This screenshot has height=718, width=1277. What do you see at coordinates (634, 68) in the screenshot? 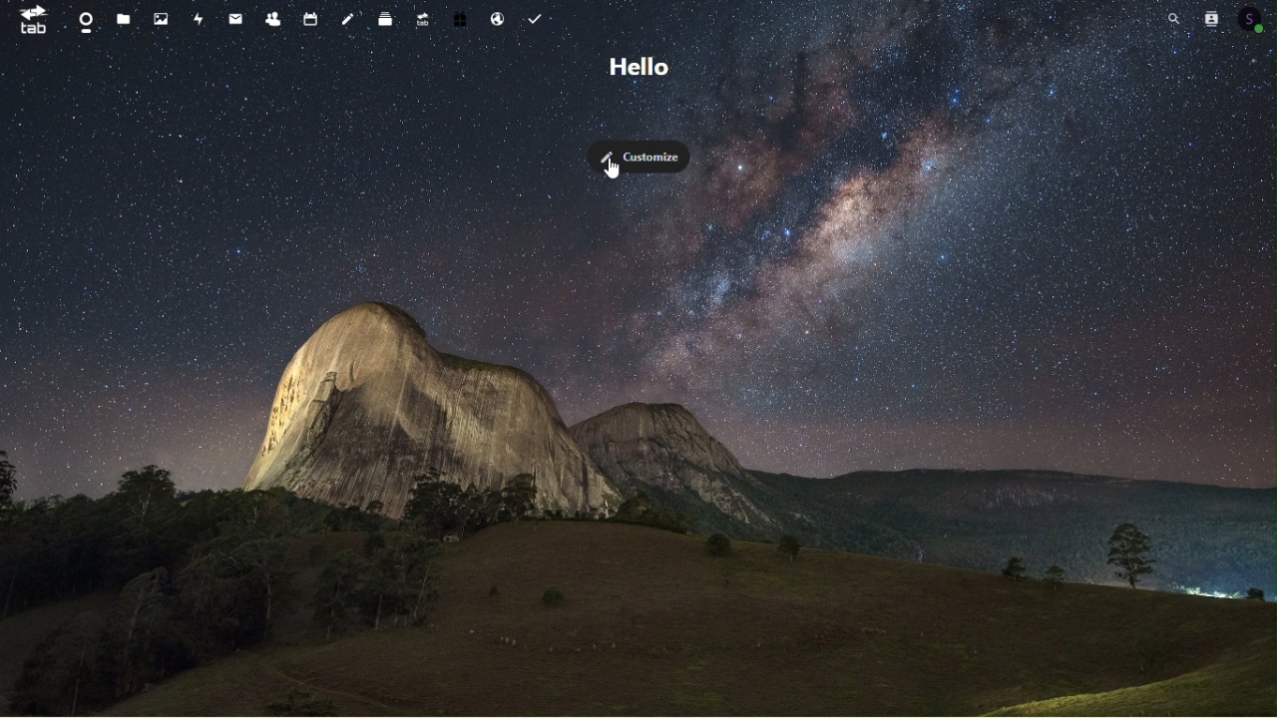
I see `hello` at bounding box center [634, 68].